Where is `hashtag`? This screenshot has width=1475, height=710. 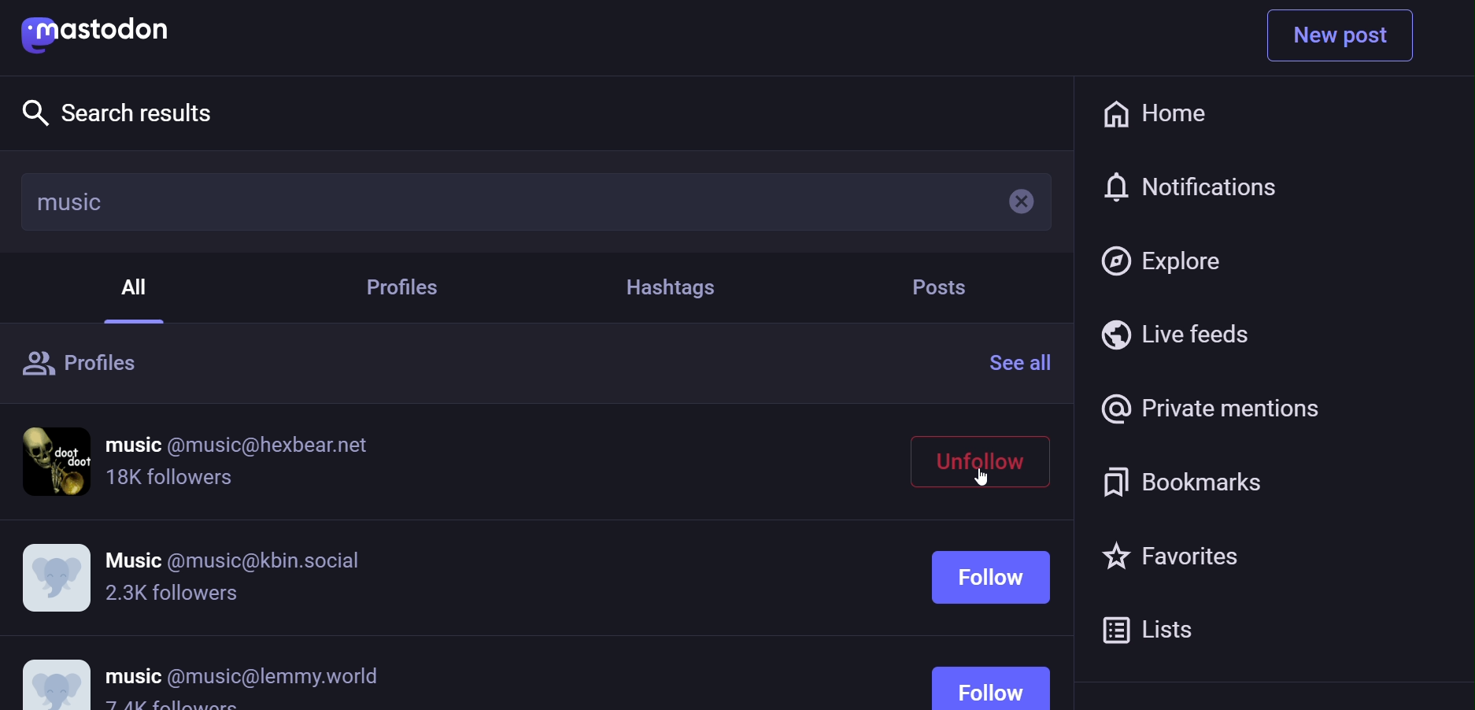 hashtag is located at coordinates (669, 287).